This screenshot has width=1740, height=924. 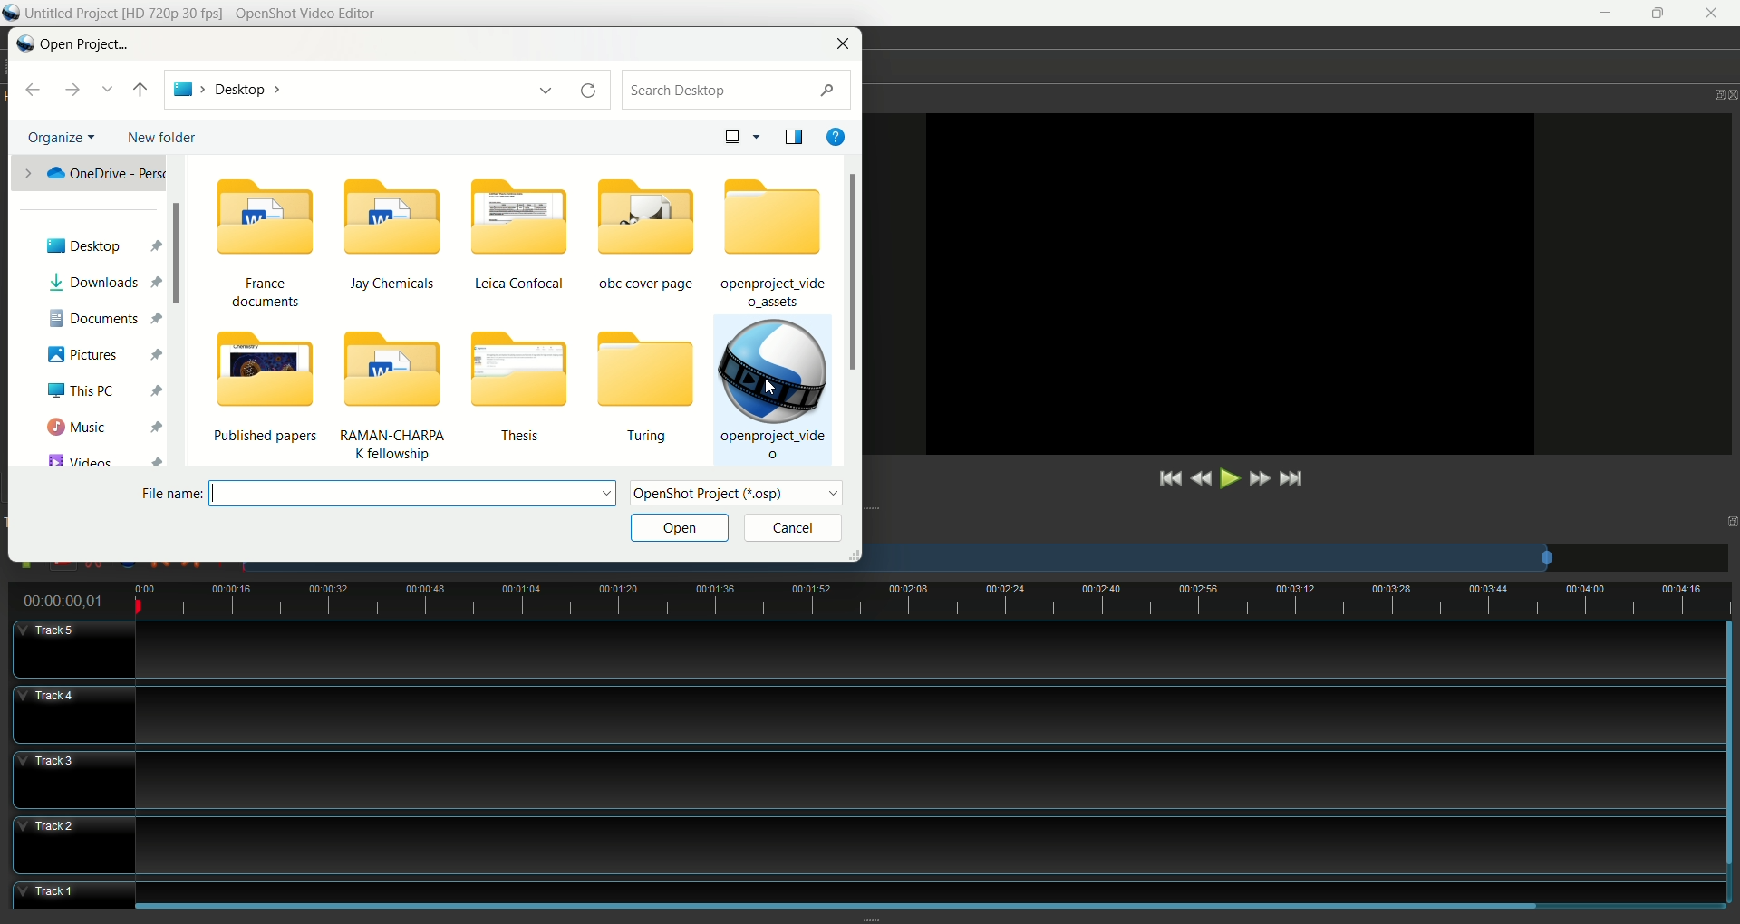 I want to click on >Desktop >, so click(x=366, y=91).